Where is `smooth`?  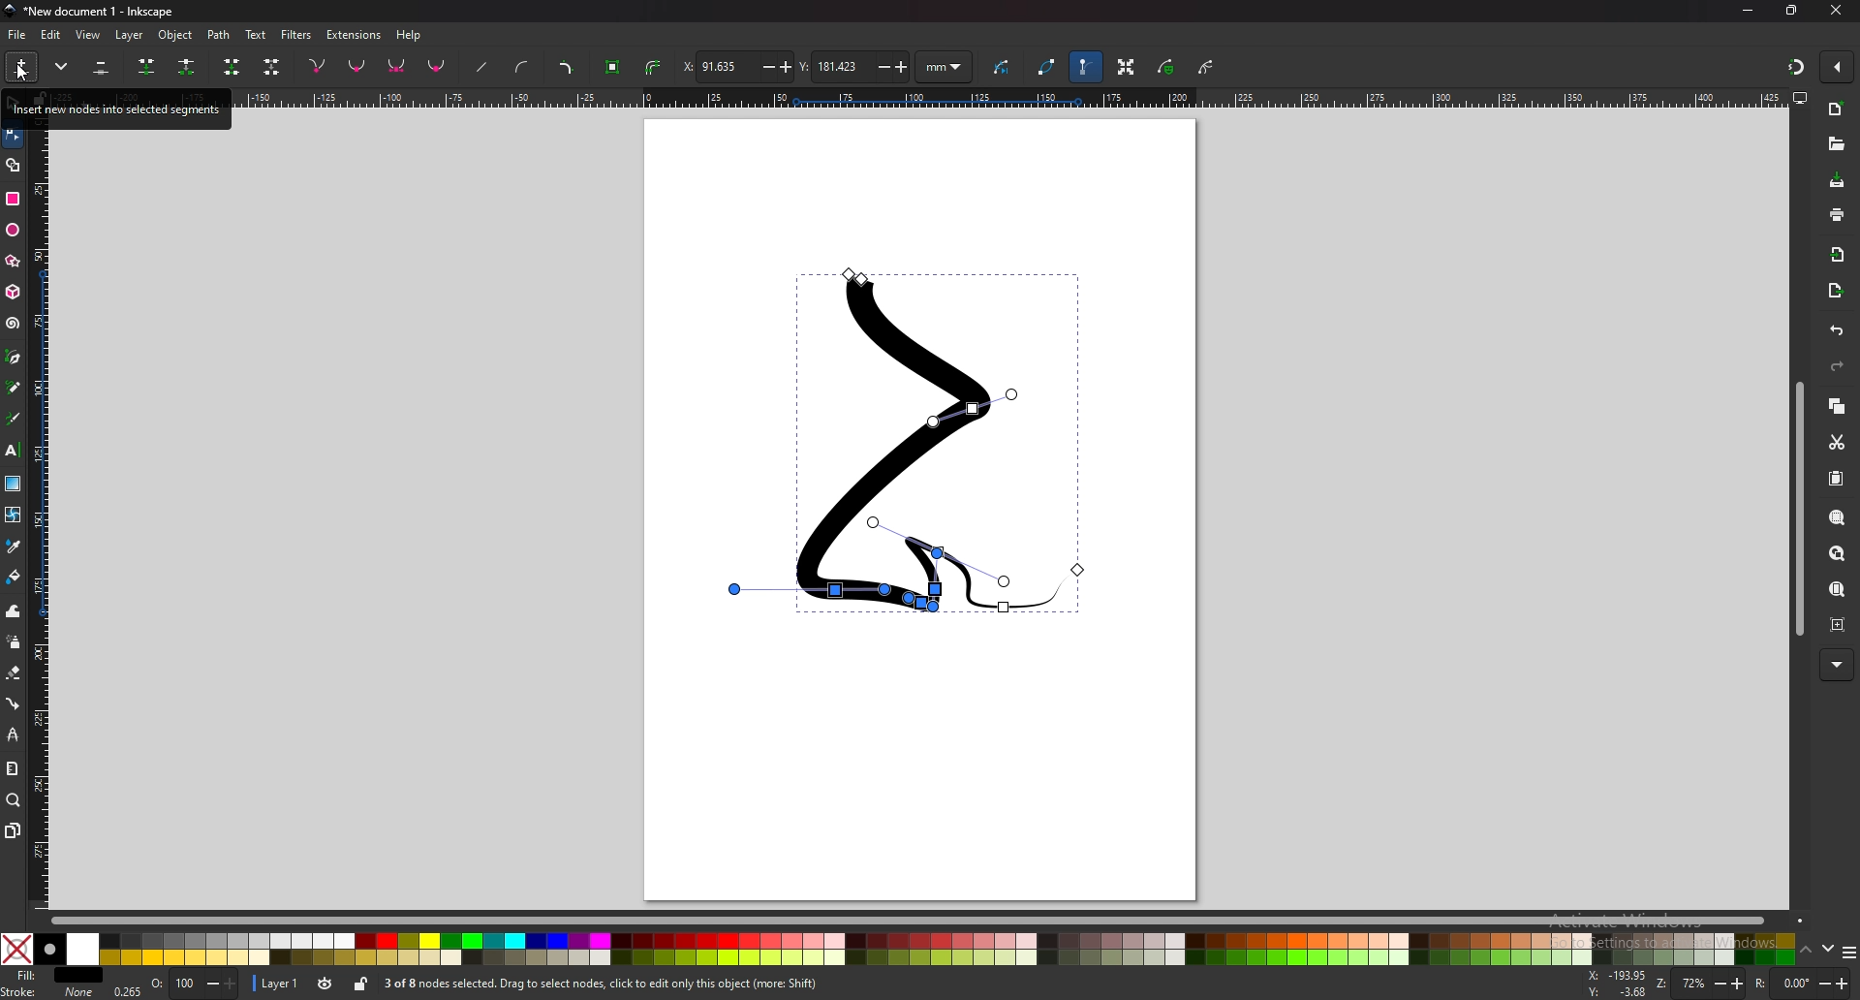 smooth is located at coordinates (358, 67).